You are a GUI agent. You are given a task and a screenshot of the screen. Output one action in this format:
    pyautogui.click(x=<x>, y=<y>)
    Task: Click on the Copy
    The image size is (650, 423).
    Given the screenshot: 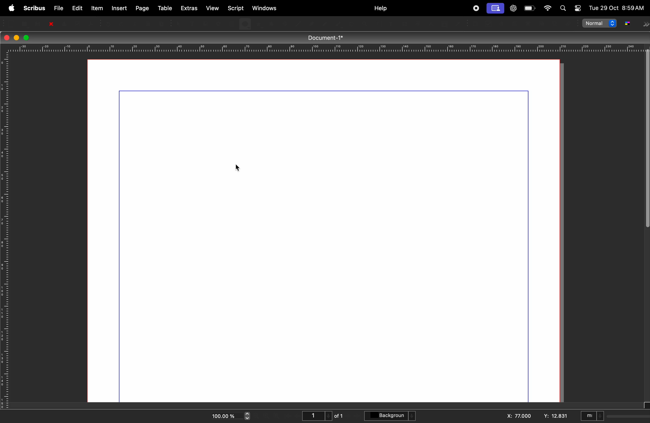 What is the action you would take?
    pyautogui.click(x=149, y=23)
    